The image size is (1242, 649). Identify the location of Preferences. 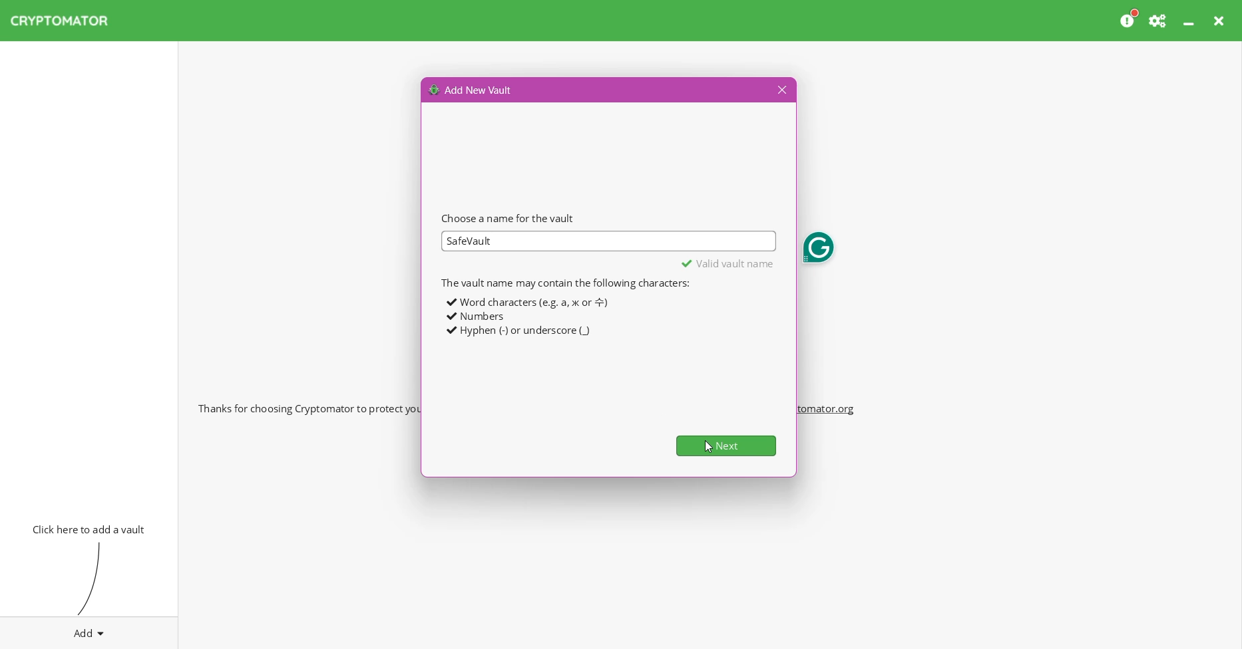
(1159, 21).